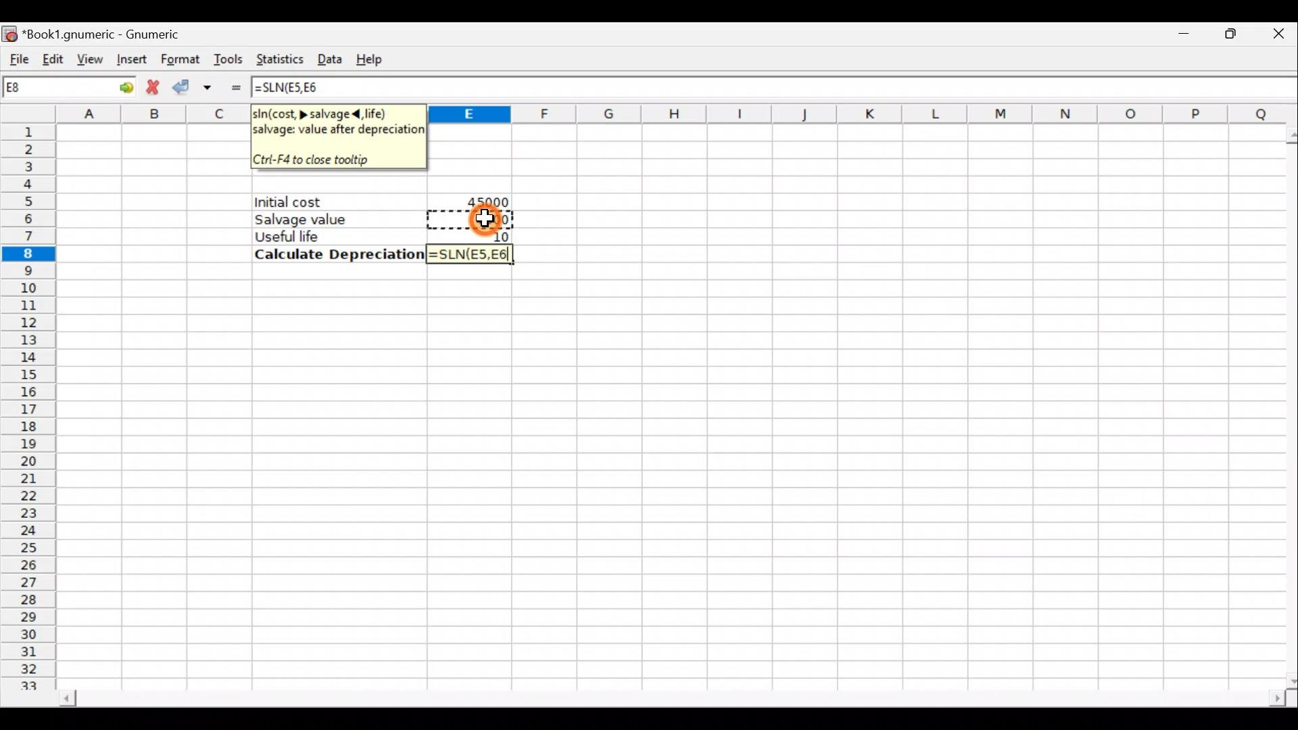 The height and width of the screenshot is (730, 1298). Describe the element at coordinates (329, 219) in the screenshot. I see `Salvage value` at that location.